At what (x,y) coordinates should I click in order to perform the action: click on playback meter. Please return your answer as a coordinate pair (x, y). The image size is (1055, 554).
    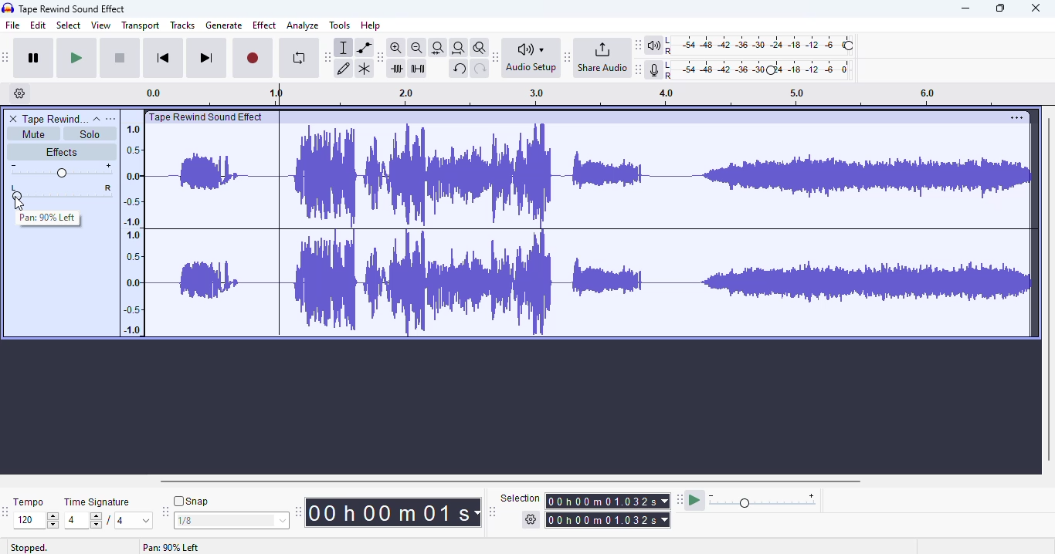
    Looking at the image, I should click on (751, 46).